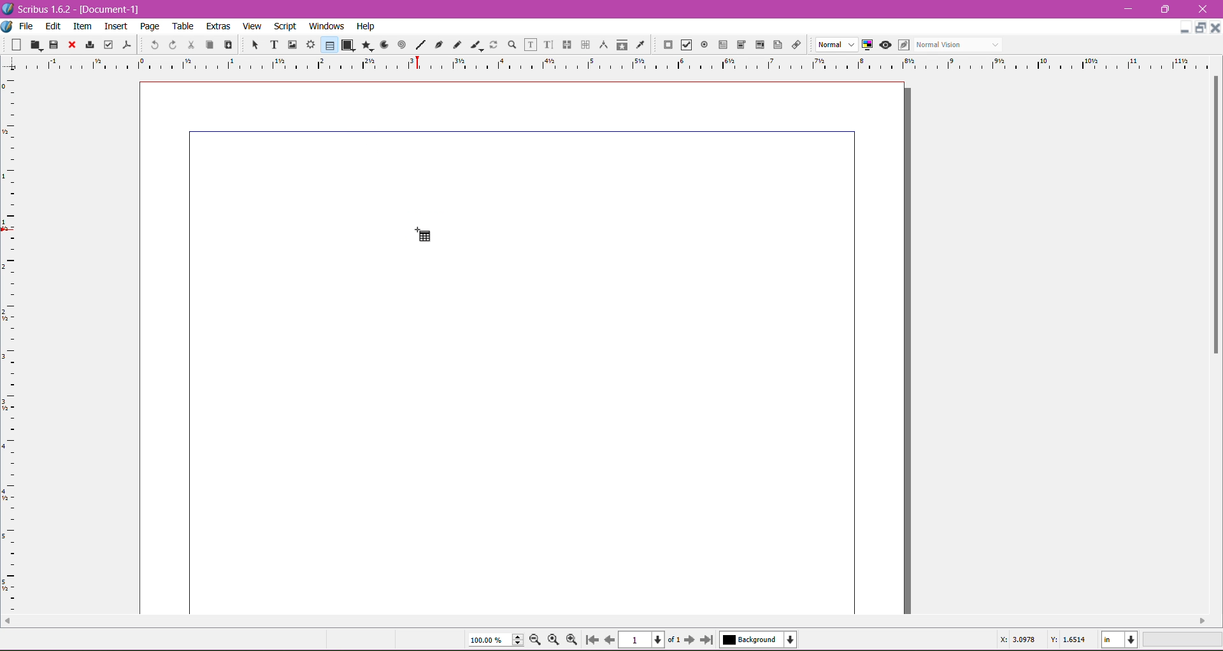 The height and width of the screenshot is (651, 1223). Describe the element at coordinates (252, 25) in the screenshot. I see `View` at that location.